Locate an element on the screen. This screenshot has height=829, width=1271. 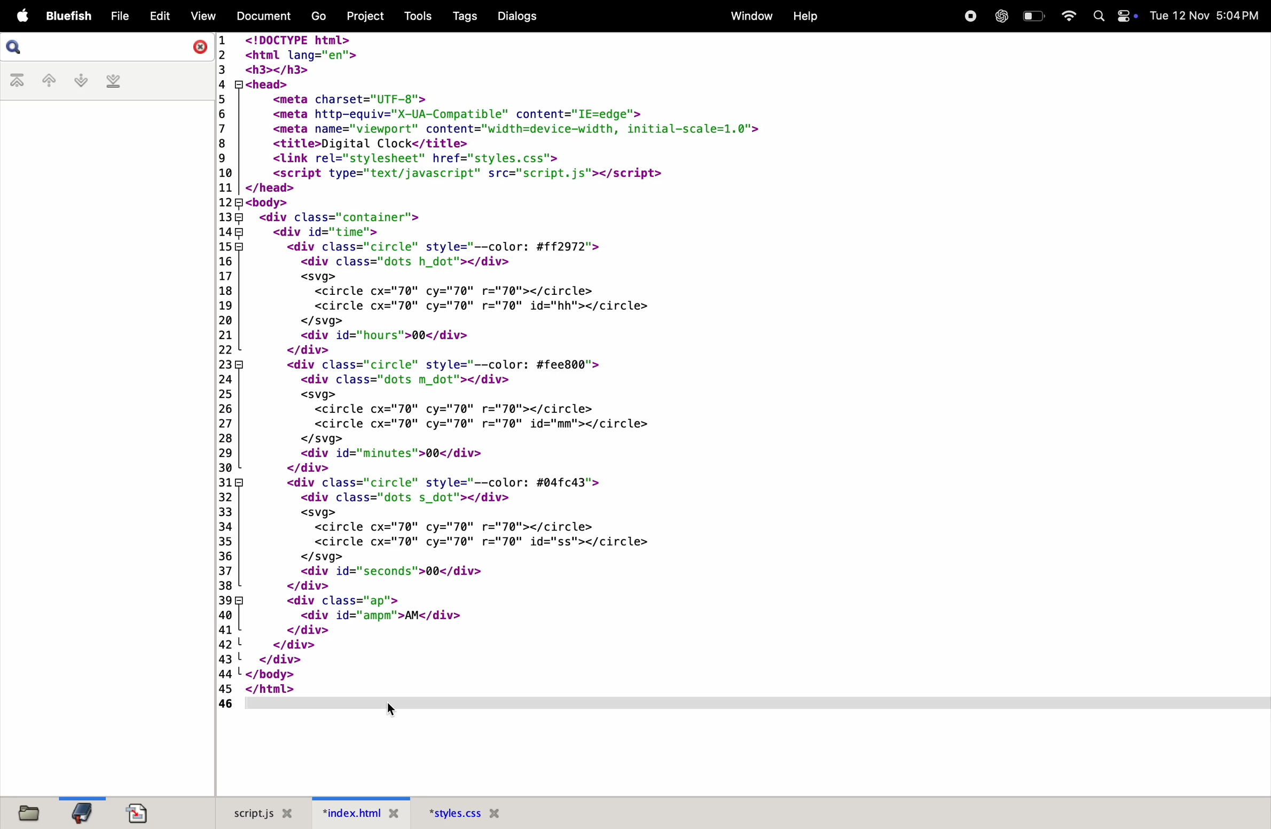
Line 46 code removed is located at coordinates (288, 710).